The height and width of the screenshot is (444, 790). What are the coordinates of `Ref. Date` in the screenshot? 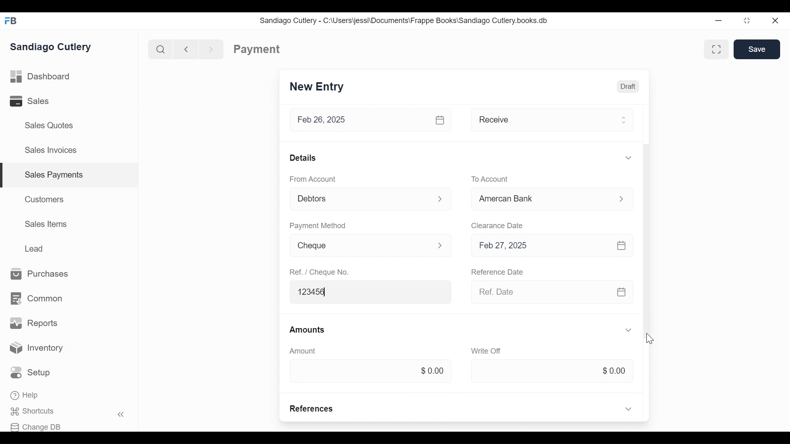 It's located at (539, 291).